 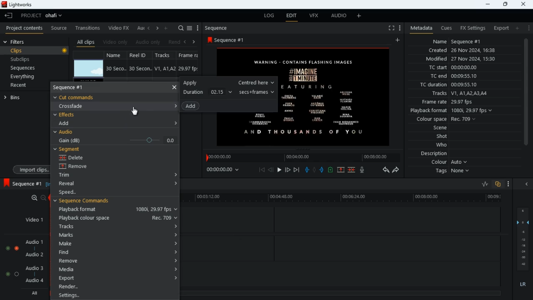 What do you see at coordinates (78, 157) in the screenshot?
I see `delete` at bounding box center [78, 157].